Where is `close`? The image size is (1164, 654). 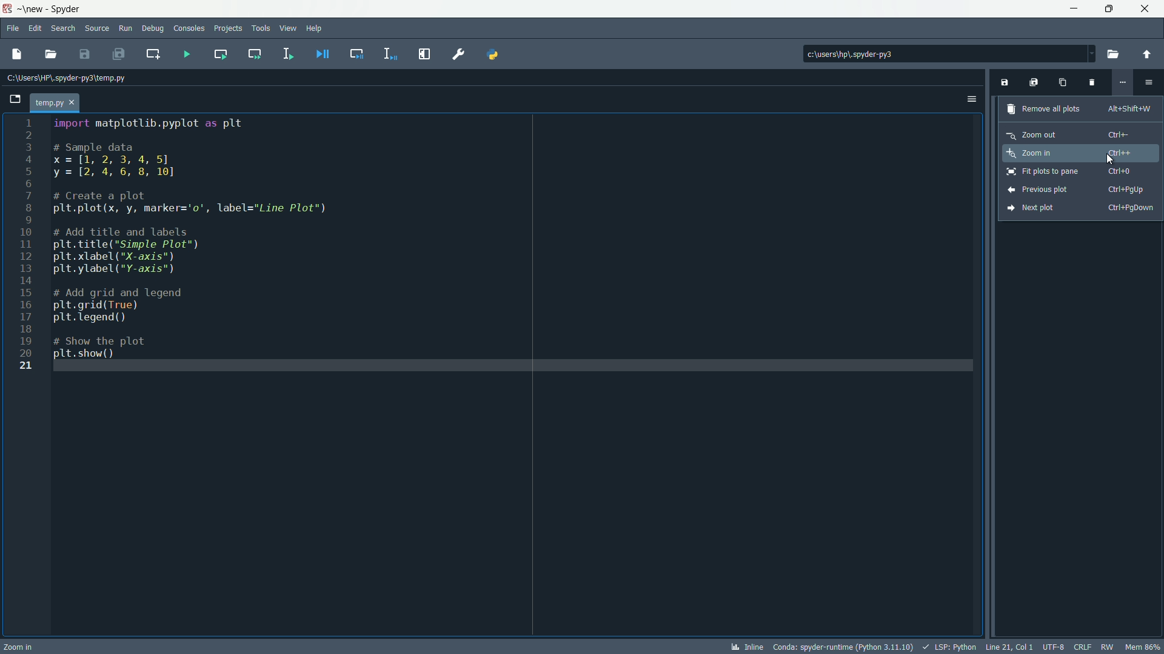
close is located at coordinates (266, 85).